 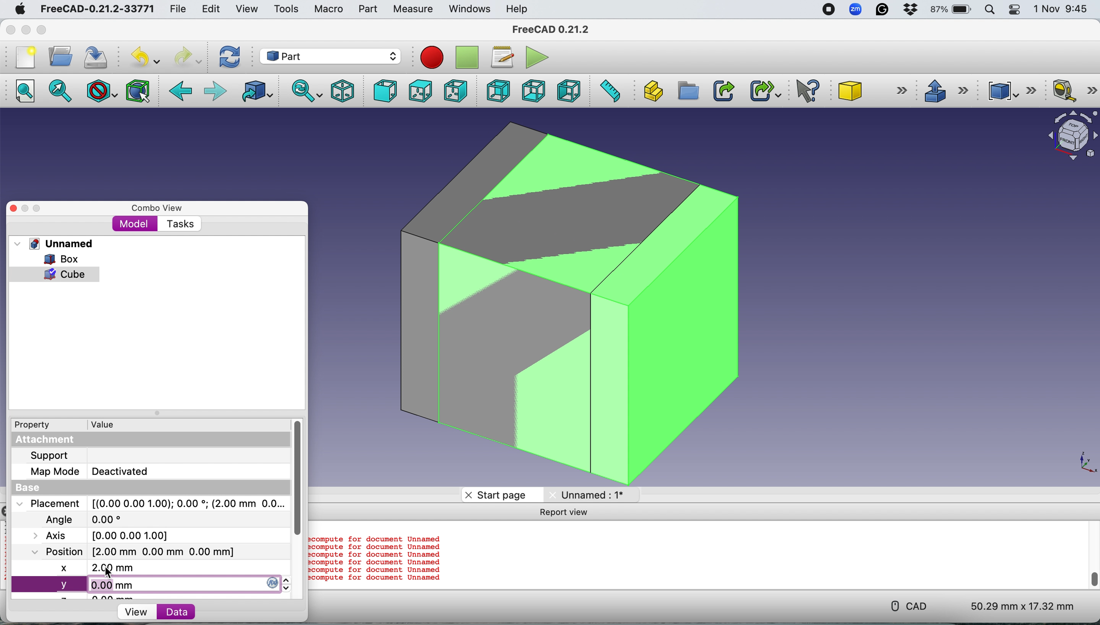 I want to click on cube selected, so click(x=59, y=275).